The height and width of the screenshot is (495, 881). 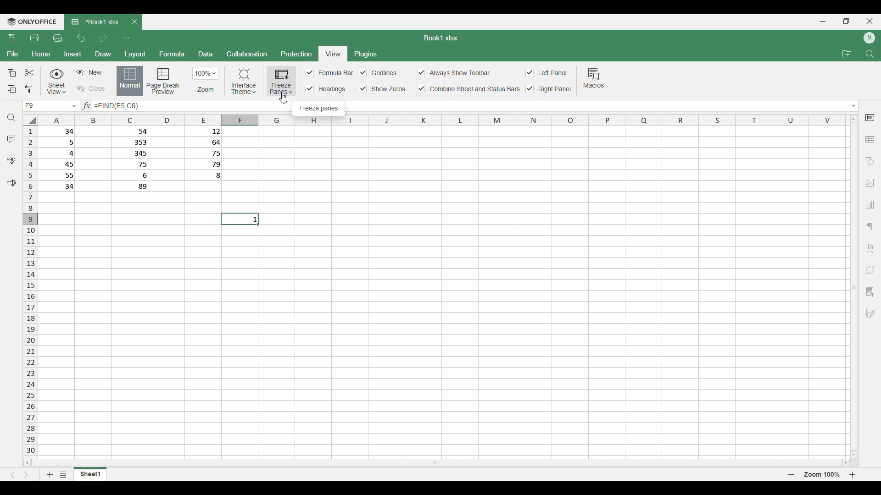 What do you see at coordinates (334, 52) in the screenshot?
I see `current selection: View menu` at bounding box center [334, 52].